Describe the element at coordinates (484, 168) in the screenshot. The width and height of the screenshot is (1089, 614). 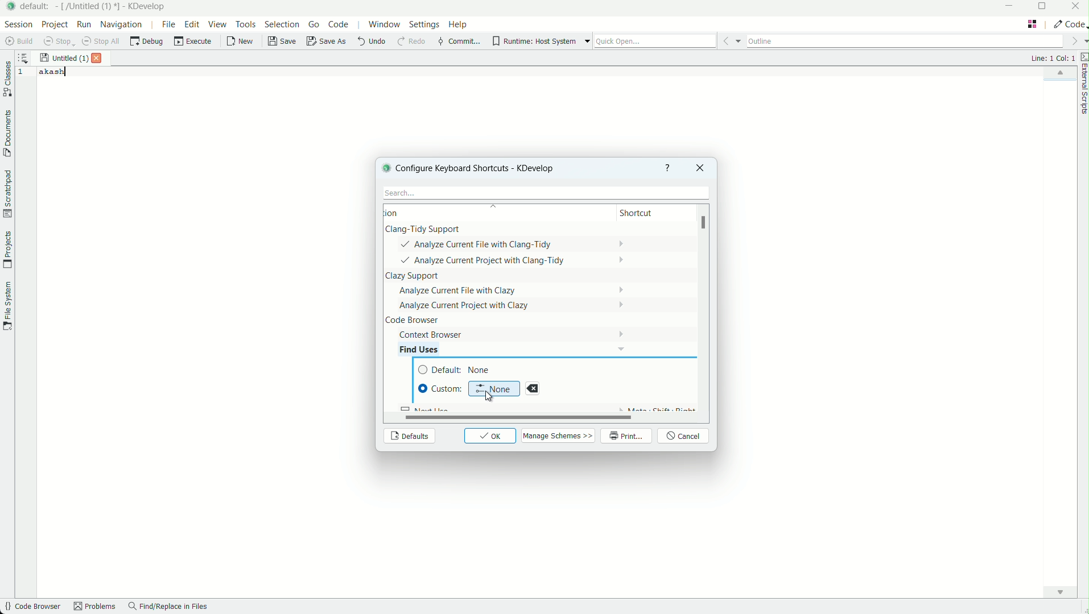
I see `configure keyboard shortcuts` at that location.